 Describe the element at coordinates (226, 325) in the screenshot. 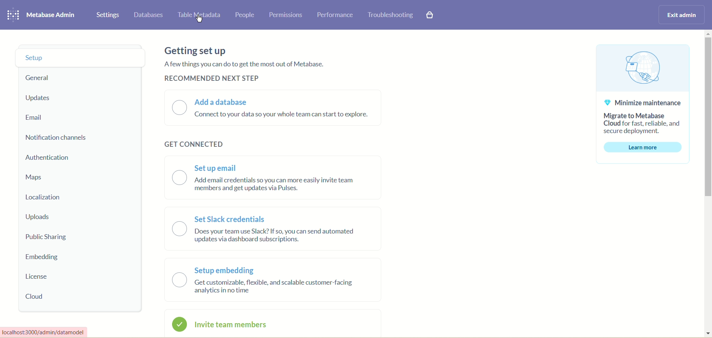

I see `invite team members` at that location.